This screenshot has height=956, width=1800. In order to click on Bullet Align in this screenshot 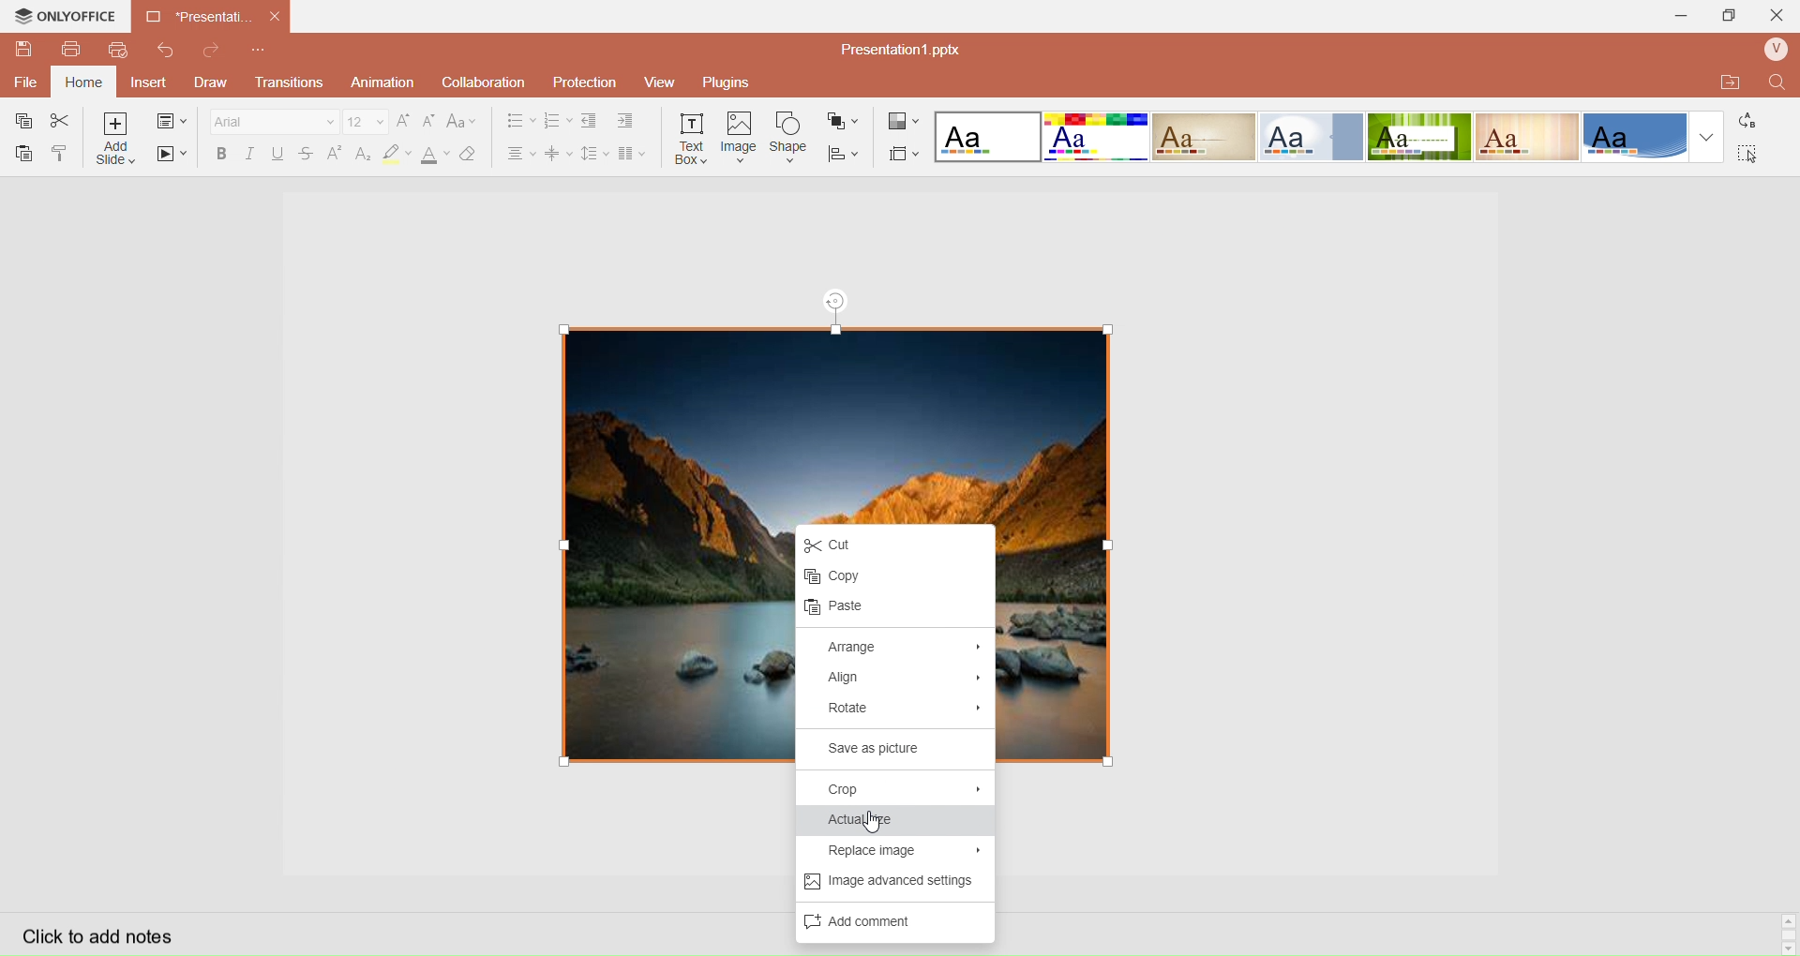, I will do `click(519, 121)`.